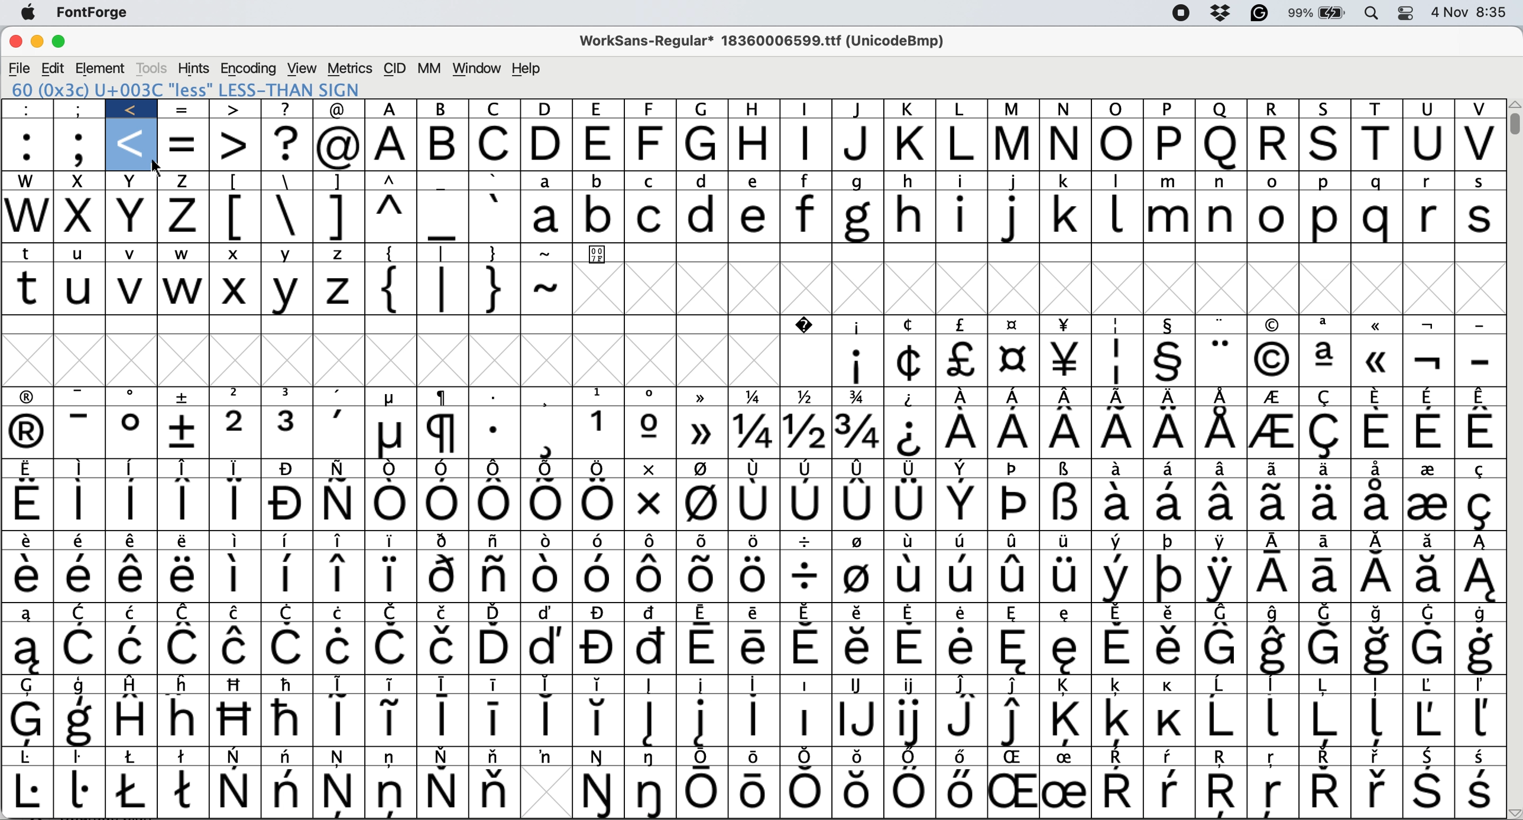 The height and width of the screenshot is (820, 1523). Describe the element at coordinates (1221, 649) in the screenshot. I see `Symbol` at that location.